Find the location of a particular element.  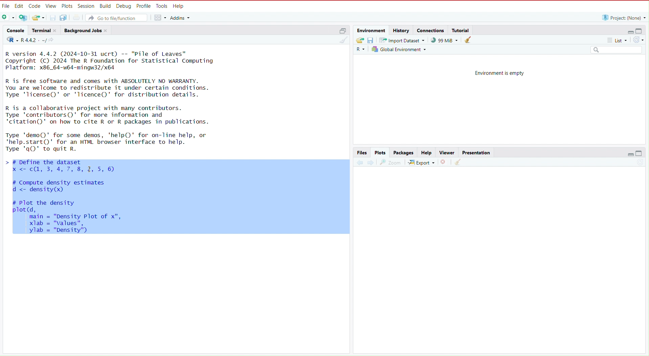

clear all plots is located at coordinates (457, 163).